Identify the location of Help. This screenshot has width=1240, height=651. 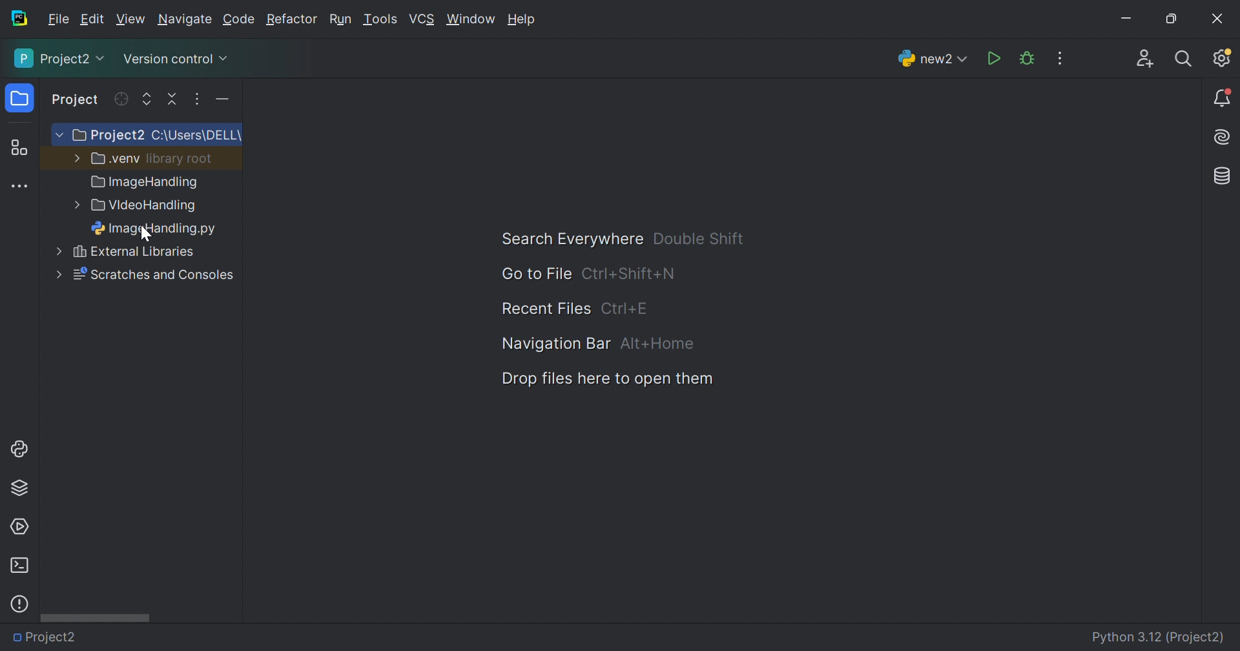
(524, 21).